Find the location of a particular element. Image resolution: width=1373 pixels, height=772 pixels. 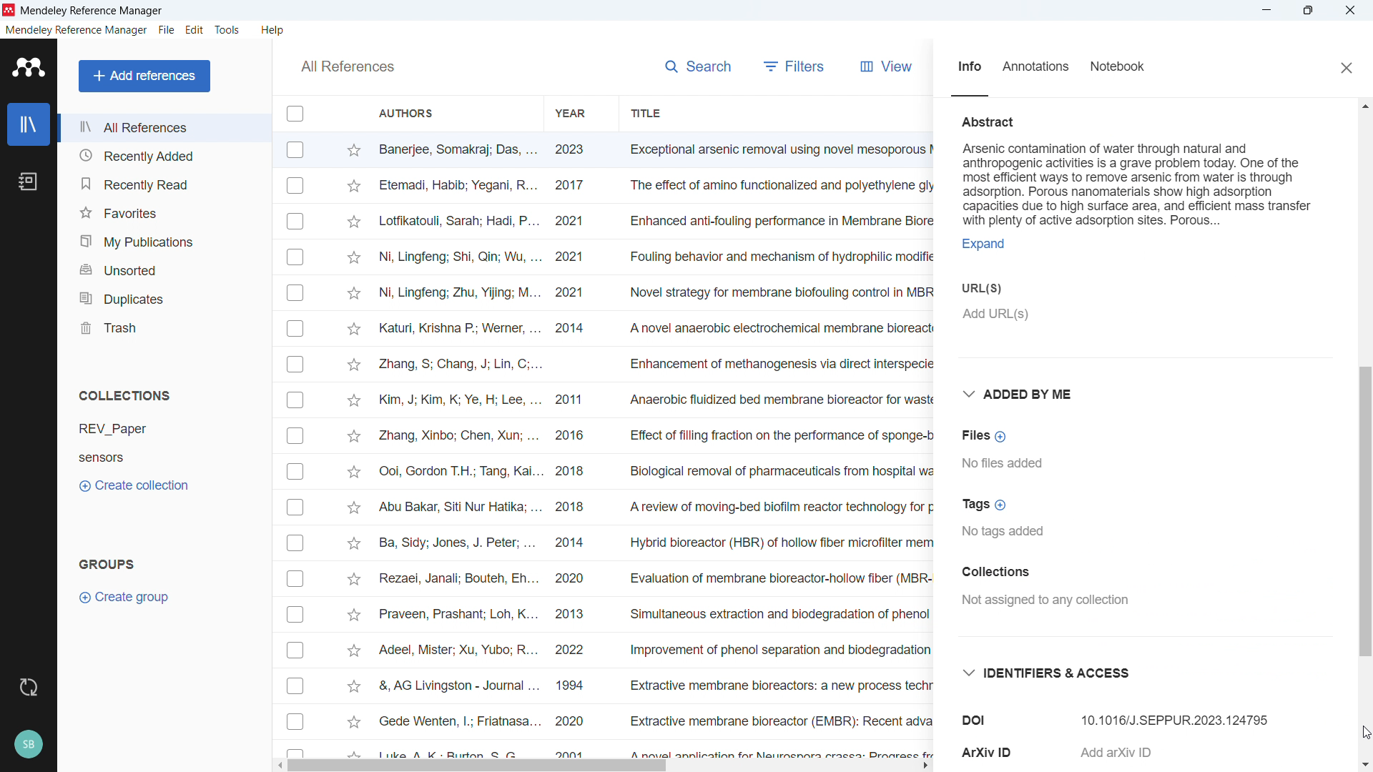

scroll down is located at coordinates (1364, 761).